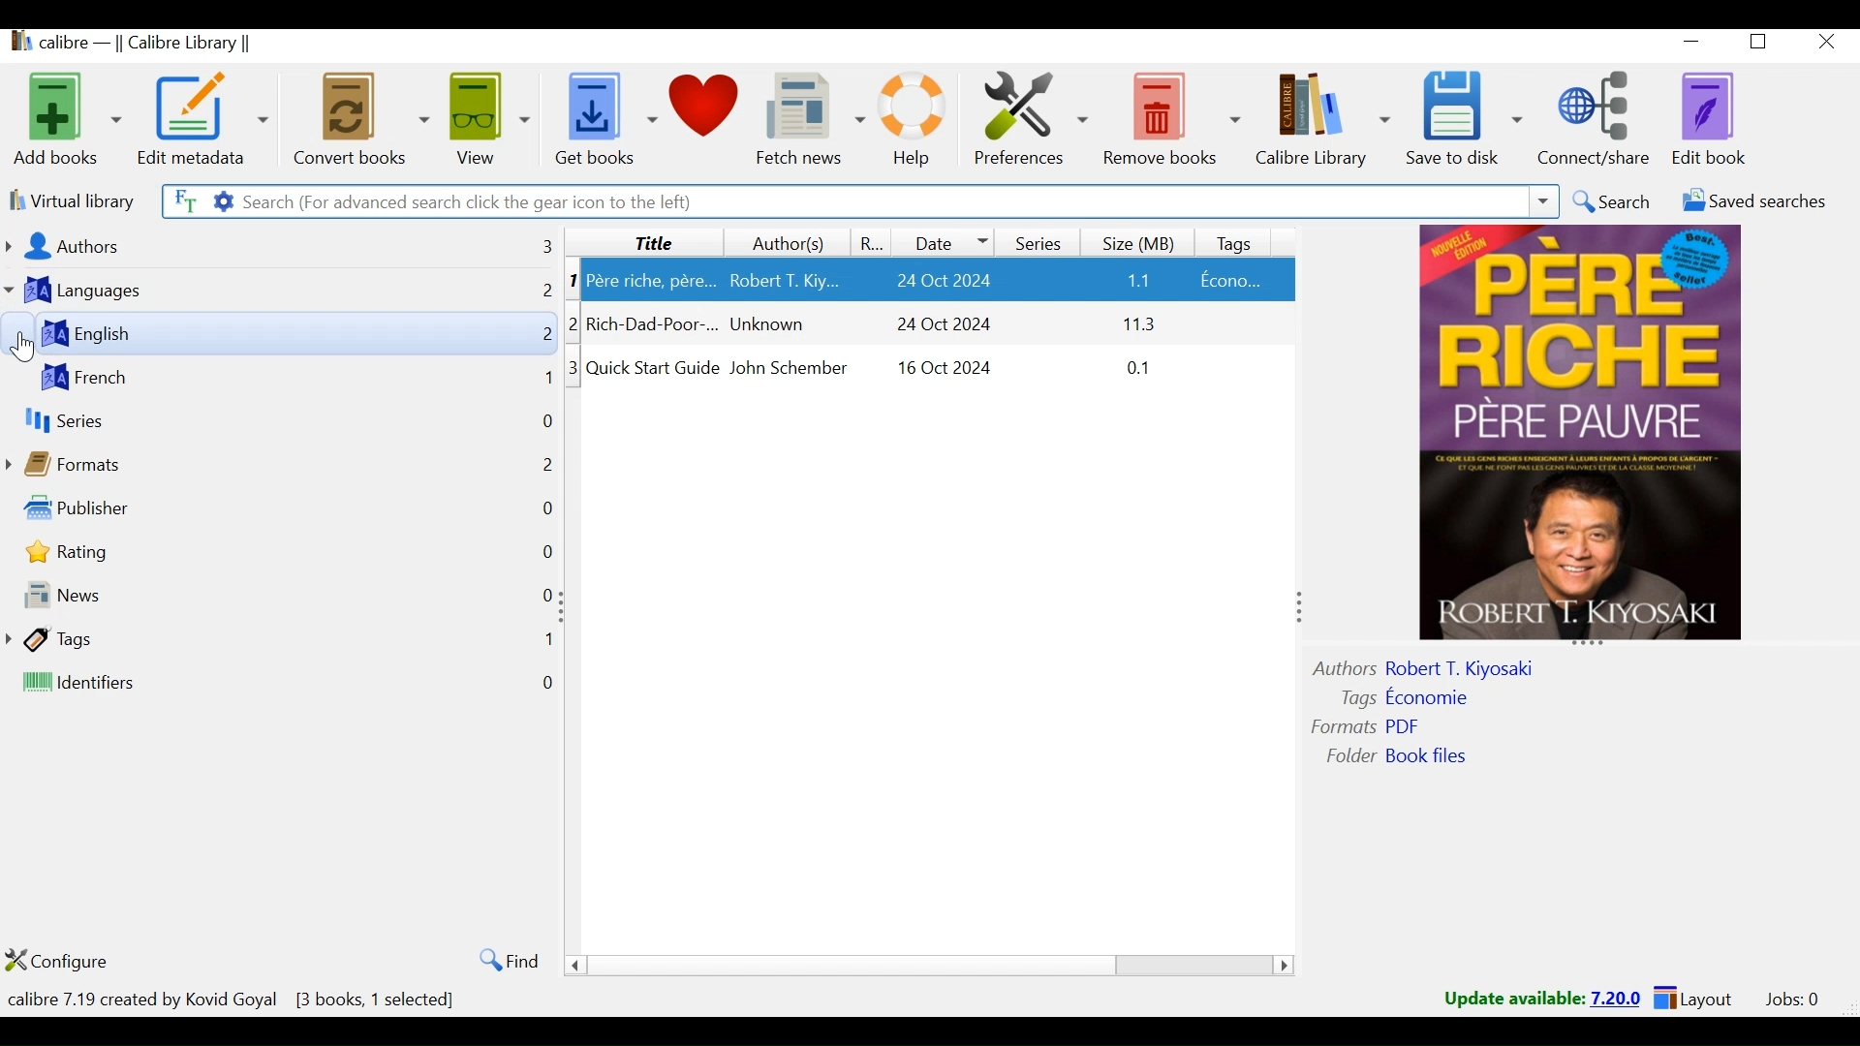  I want to click on 3, so click(532, 244).